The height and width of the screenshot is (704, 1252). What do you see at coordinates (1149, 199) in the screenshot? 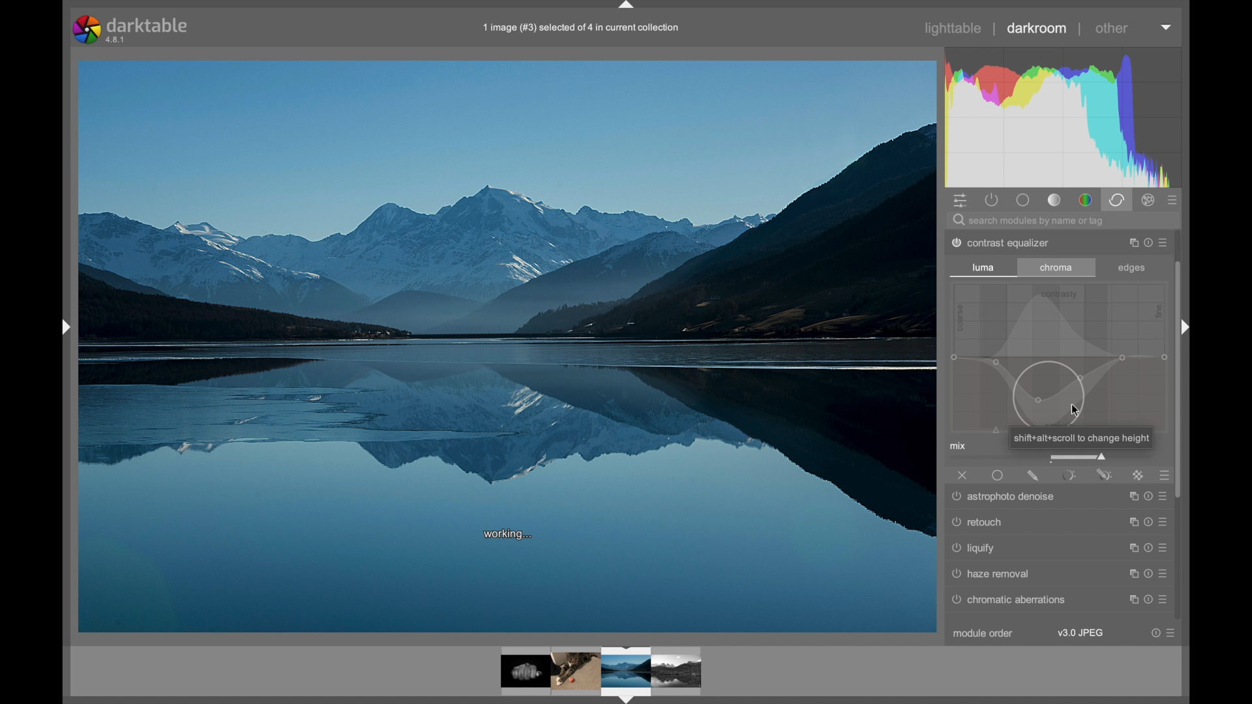
I see `effect` at bounding box center [1149, 199].